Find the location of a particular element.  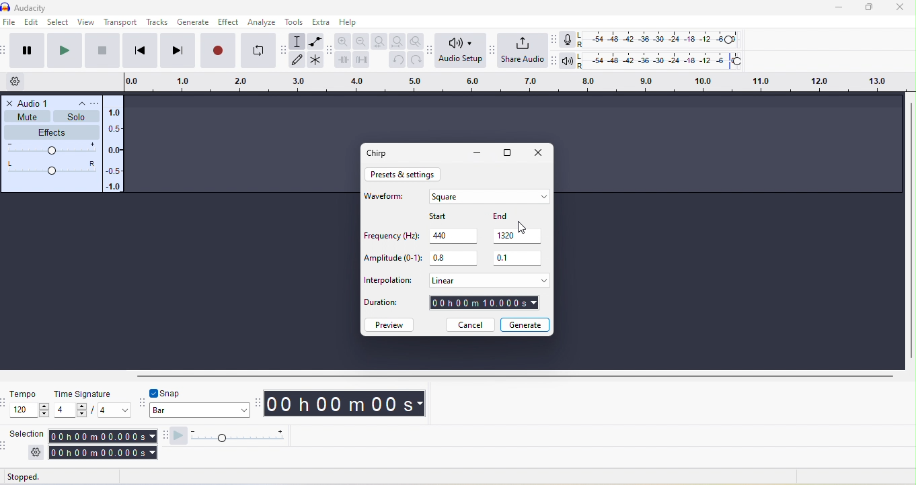

audacity snapping toolbar is located at coordinates (143, 401).